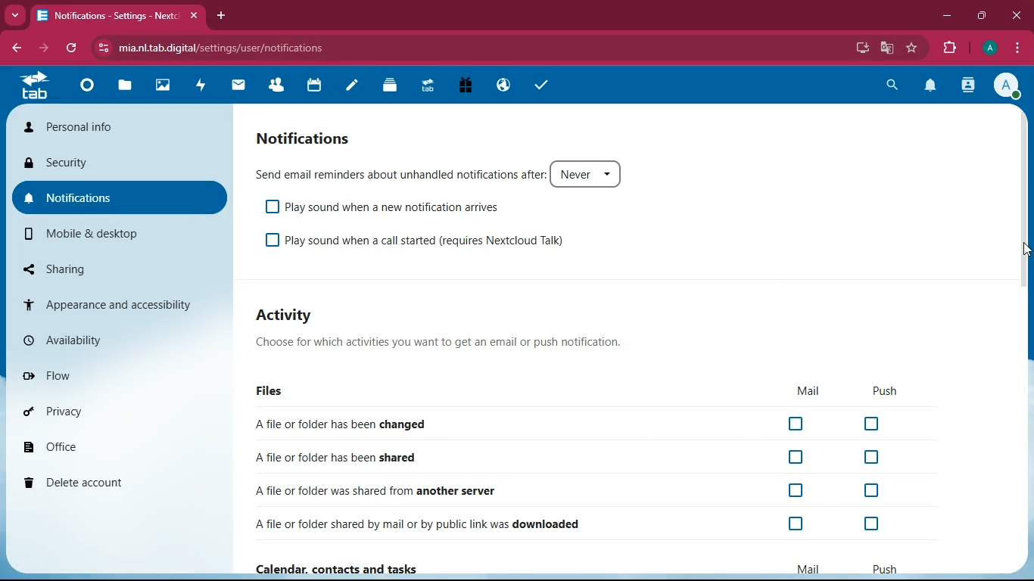 This screenshot has height=581, width=1034. What do you see at coordinates (1014, 16) in the screenshot?
I see `close` at bounding box center [1014, 16].